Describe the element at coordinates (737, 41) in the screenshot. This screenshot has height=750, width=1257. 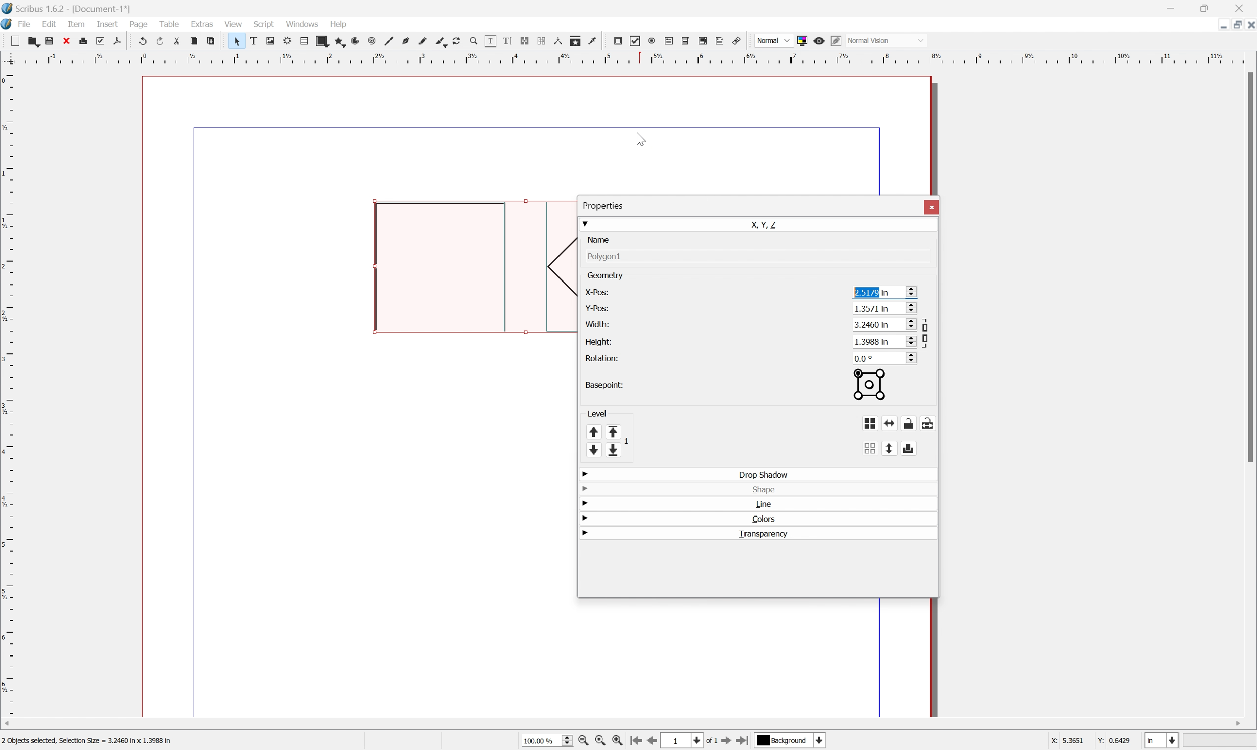
I see `Link annotation` at that location.